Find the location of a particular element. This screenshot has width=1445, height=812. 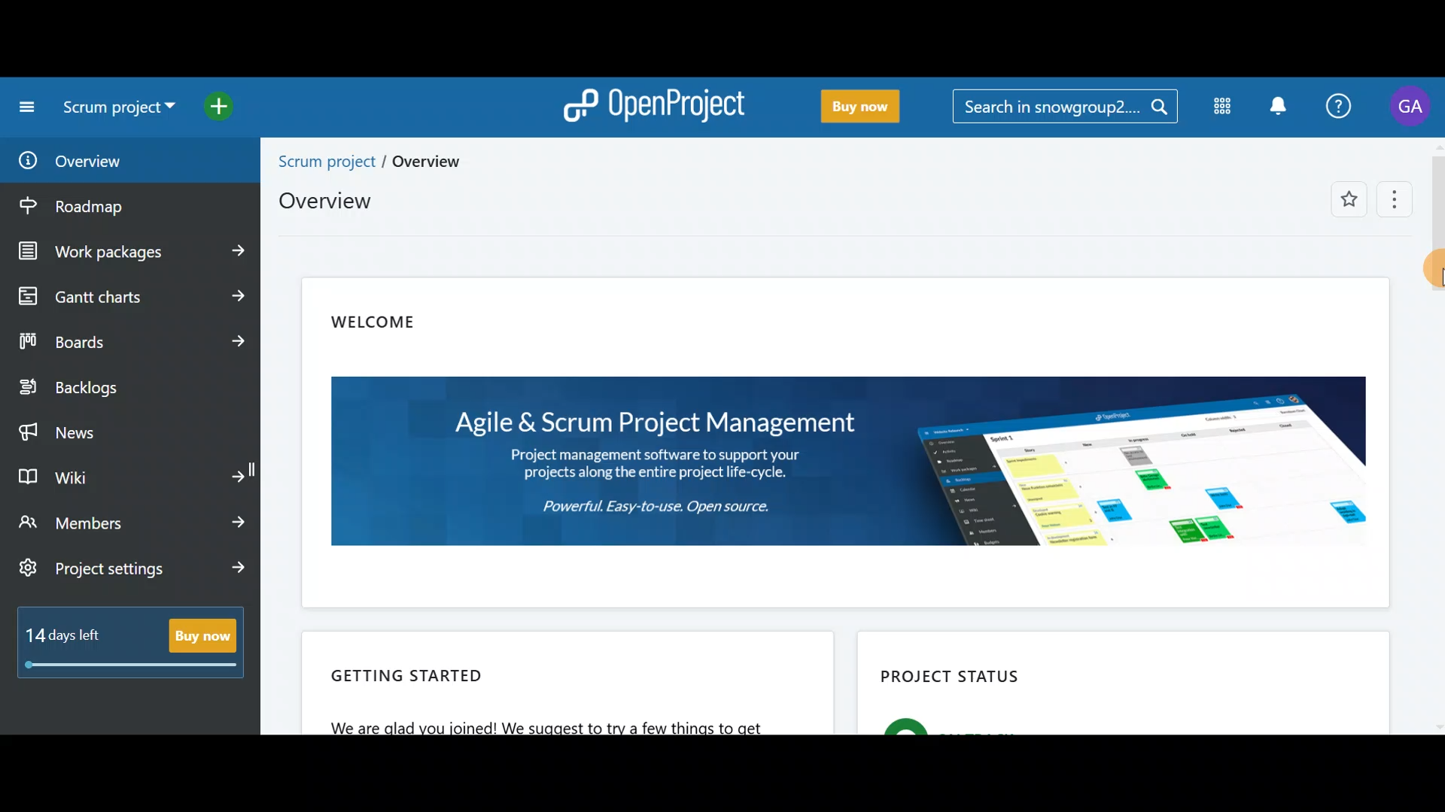

Notification centre is located at coordinates (1274, 105).